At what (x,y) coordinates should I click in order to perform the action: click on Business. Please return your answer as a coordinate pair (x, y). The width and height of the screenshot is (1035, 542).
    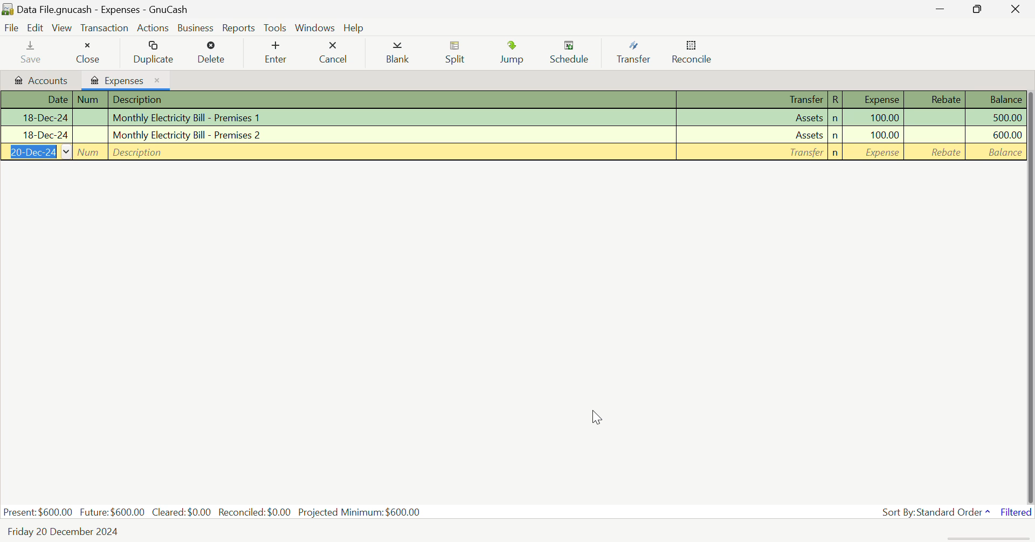
    Looking at the image, I should click on (196, 28).